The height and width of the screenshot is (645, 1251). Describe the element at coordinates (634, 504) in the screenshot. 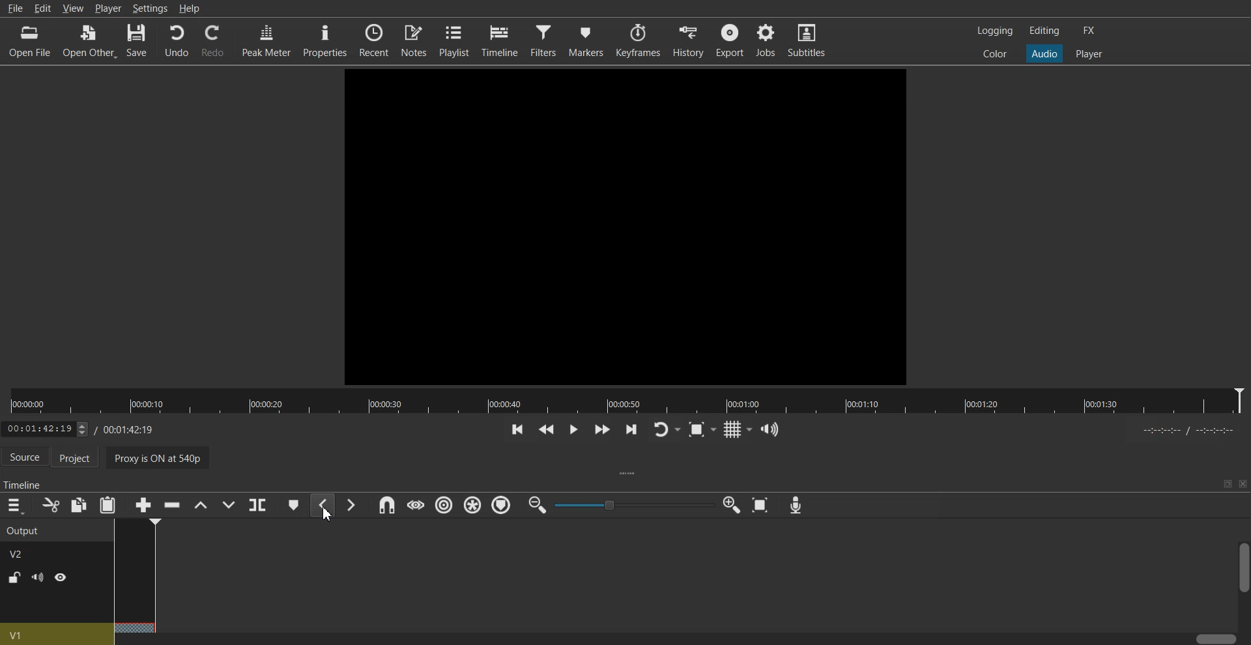

I see `Toggle adjuster` at that location.